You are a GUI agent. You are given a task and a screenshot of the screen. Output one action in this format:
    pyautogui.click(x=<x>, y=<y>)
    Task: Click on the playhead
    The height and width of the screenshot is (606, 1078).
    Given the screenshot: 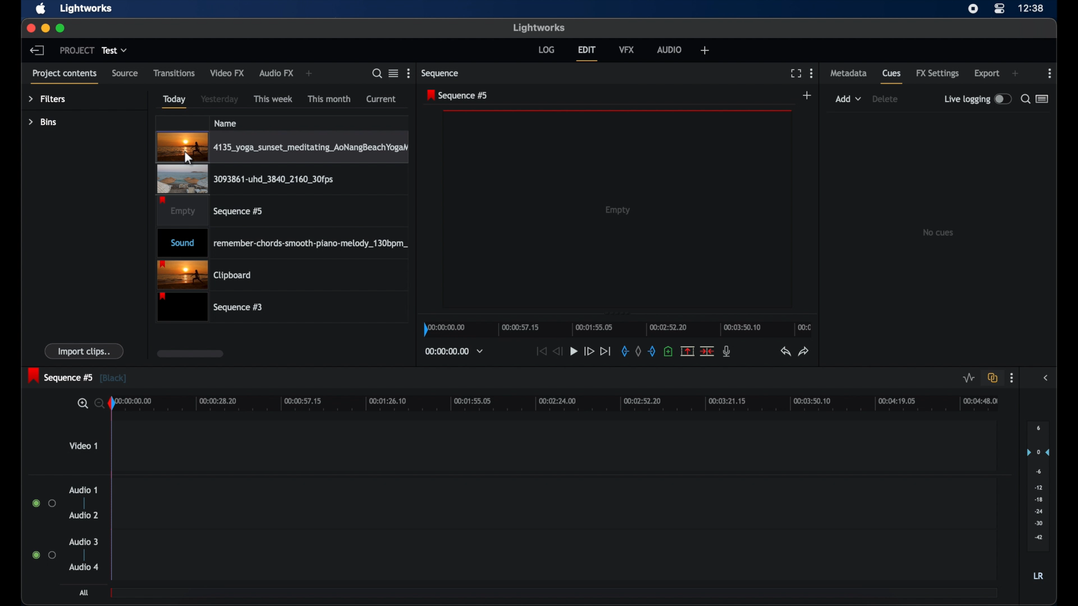 What is the action you would take?
    pyautogui.click(x=112, y=487)
    